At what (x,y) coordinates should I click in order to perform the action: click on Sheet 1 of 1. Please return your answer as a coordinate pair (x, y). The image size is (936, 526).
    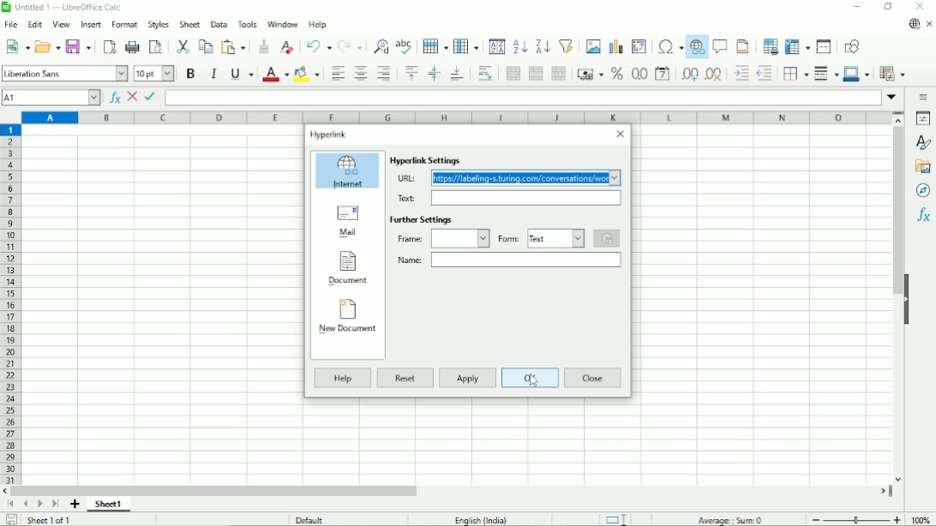
    Looking at the image, I should click on (47, 520).